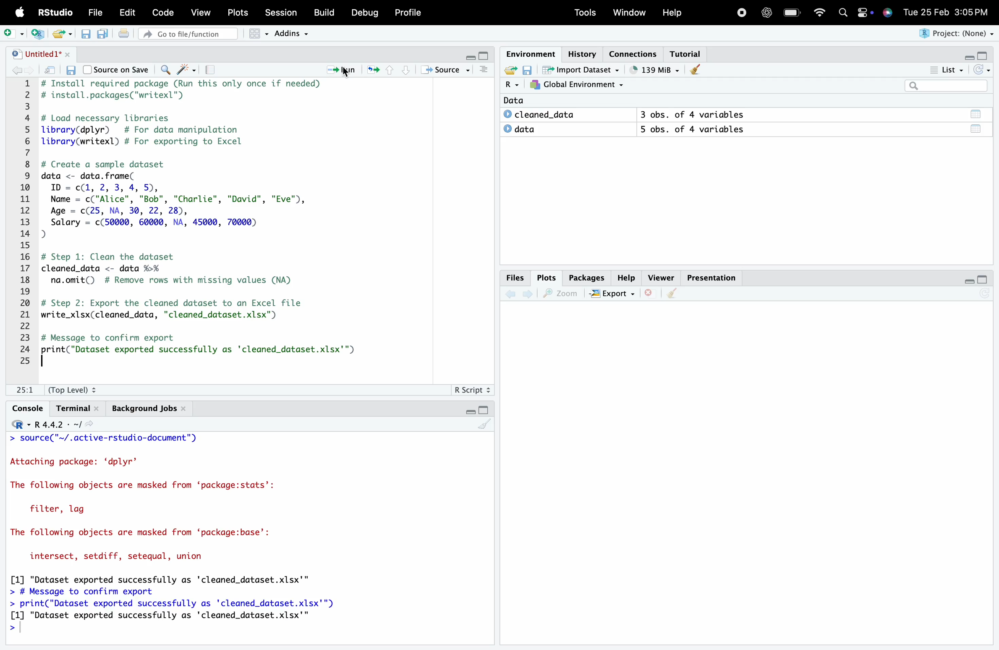  I want to click on Maximize/Restore, so click(983, 54).